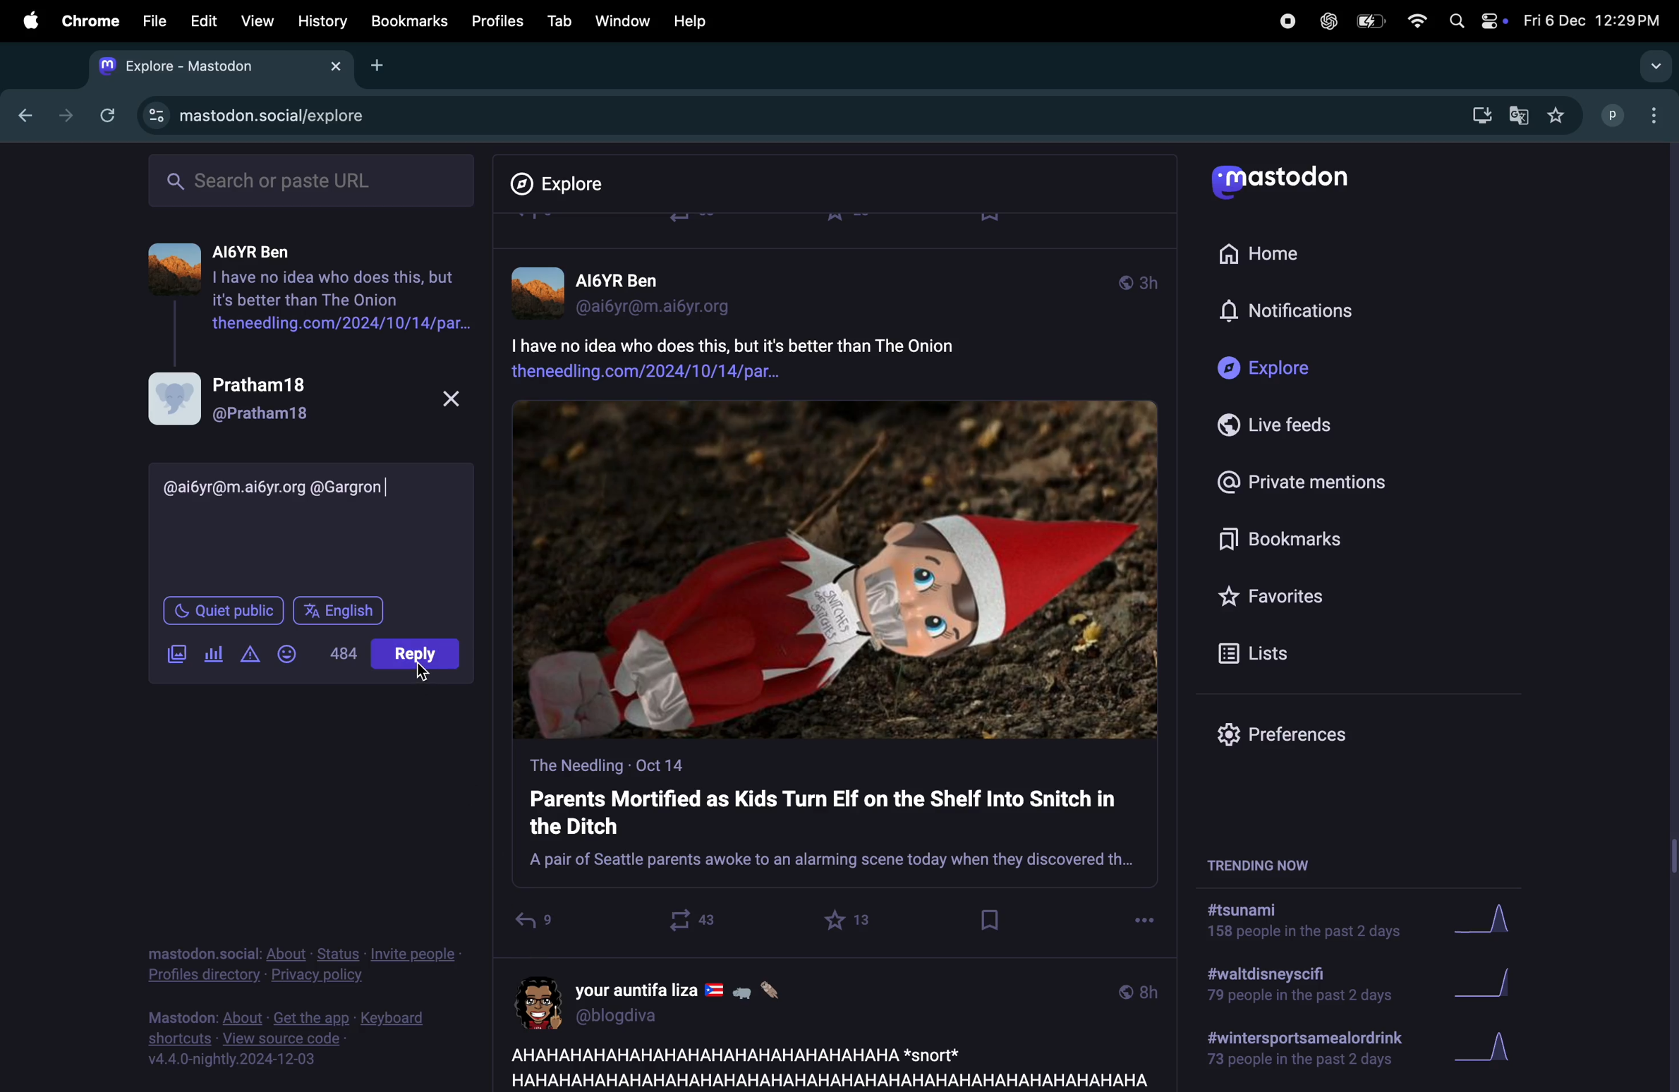 The width and height of the screenshot is (1679, 1092). Describe the element at coordinates (253, 655) in the screenshot. I see `add alert` at that location.